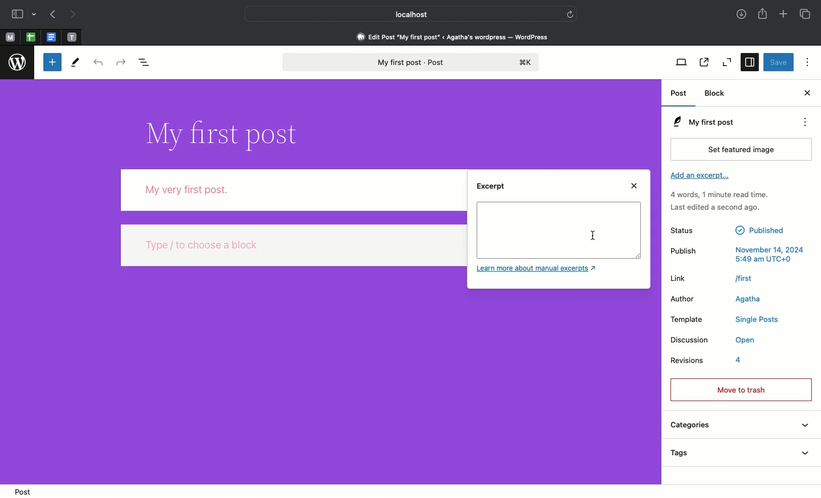  What do you see at coordinates (713, 341) in the screenshot?
I see `Discussion` at bounding box center [713, 341].